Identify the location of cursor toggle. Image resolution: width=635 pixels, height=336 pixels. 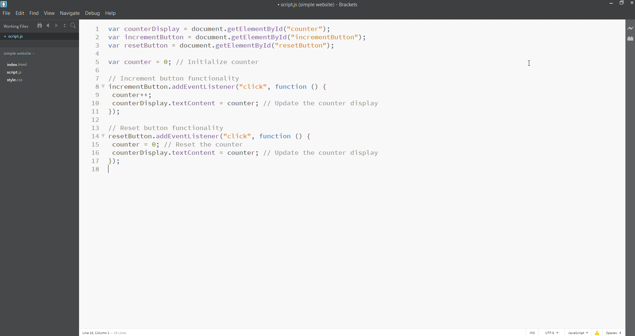
(532, 332).